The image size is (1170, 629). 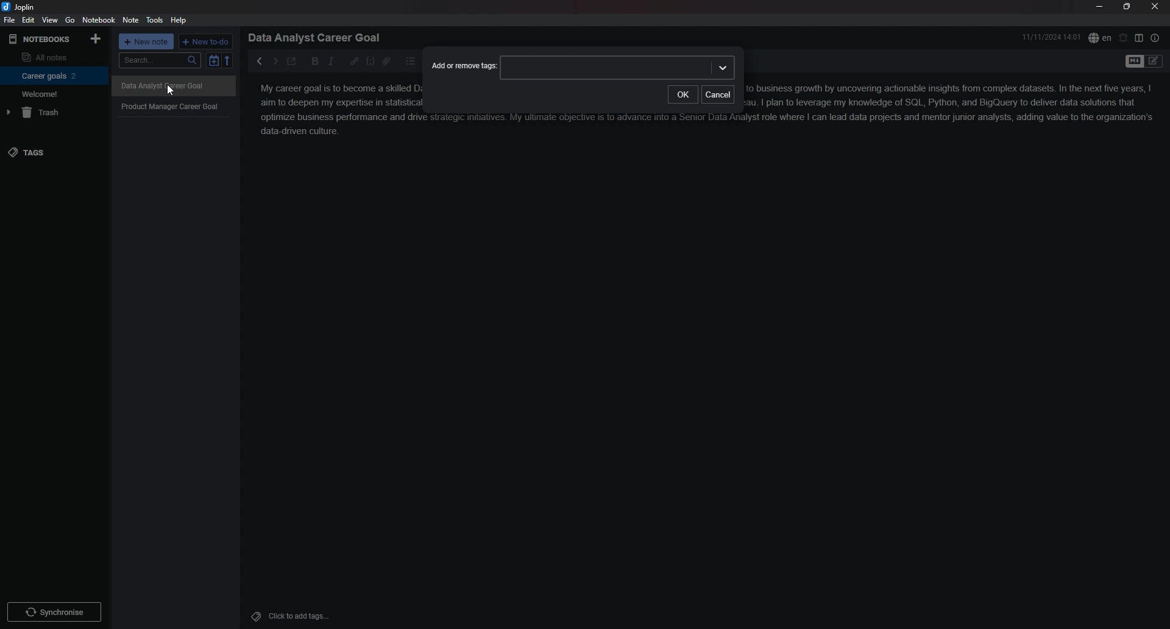 What do you see at coordinates (386, 62) in the screenshot?
I see `attachment` at bounding box center [386, 62].